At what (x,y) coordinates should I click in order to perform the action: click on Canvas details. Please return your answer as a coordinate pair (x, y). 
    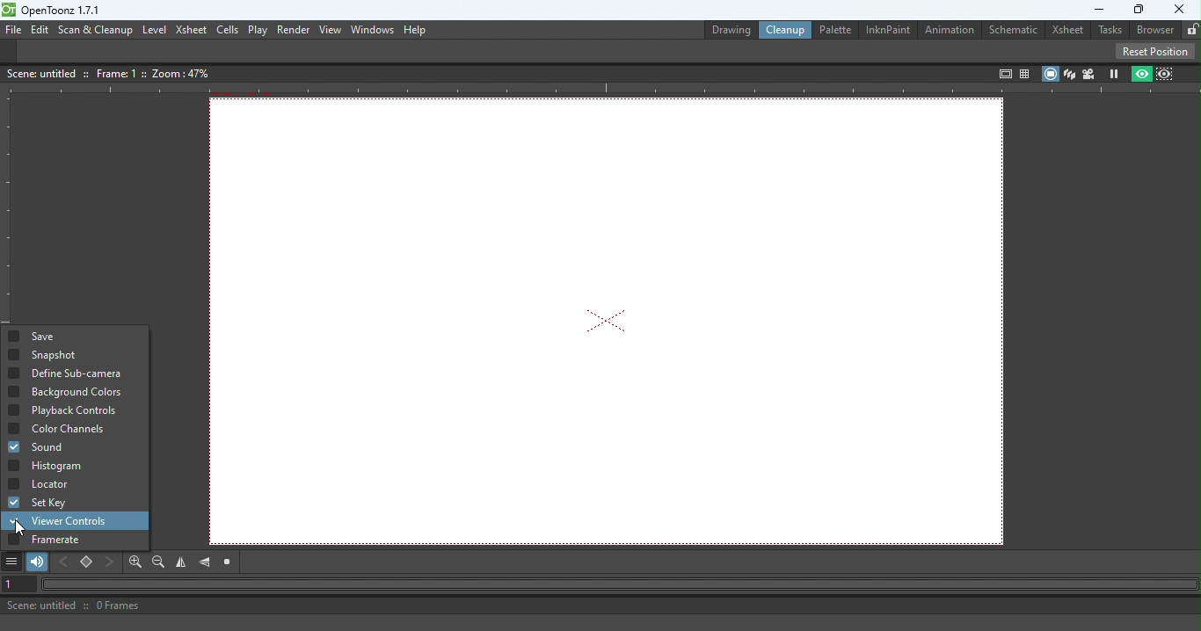
    Looking at the image, I should click on (112, 72).